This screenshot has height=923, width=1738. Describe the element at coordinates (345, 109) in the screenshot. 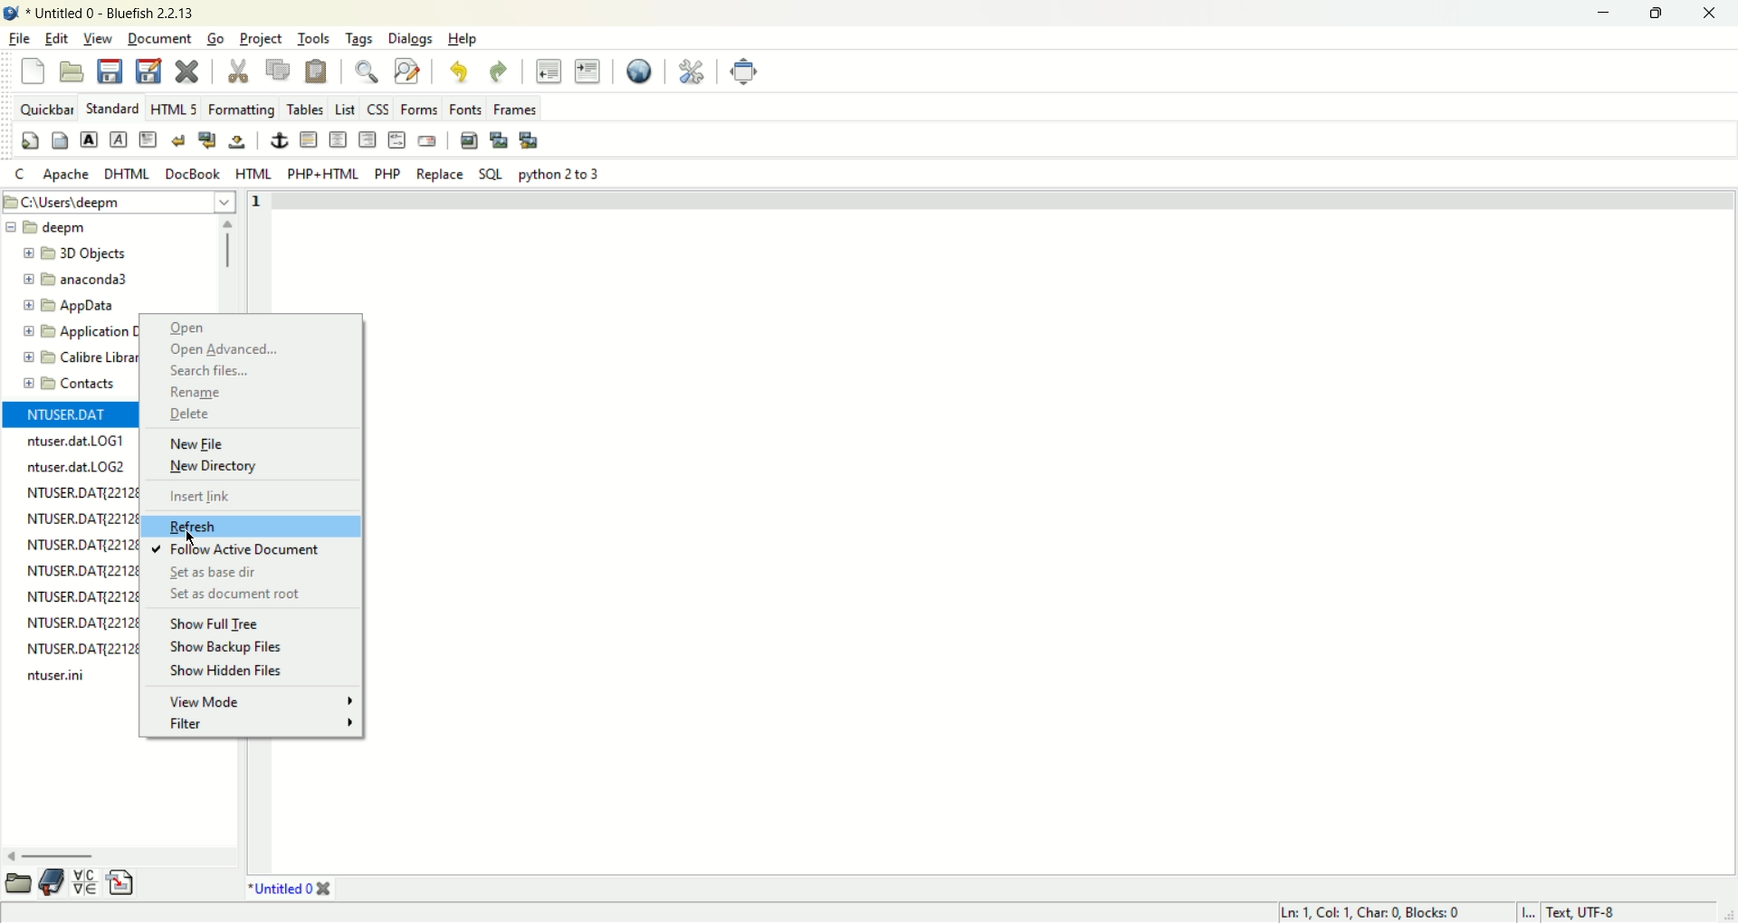

I see `list` at that location.